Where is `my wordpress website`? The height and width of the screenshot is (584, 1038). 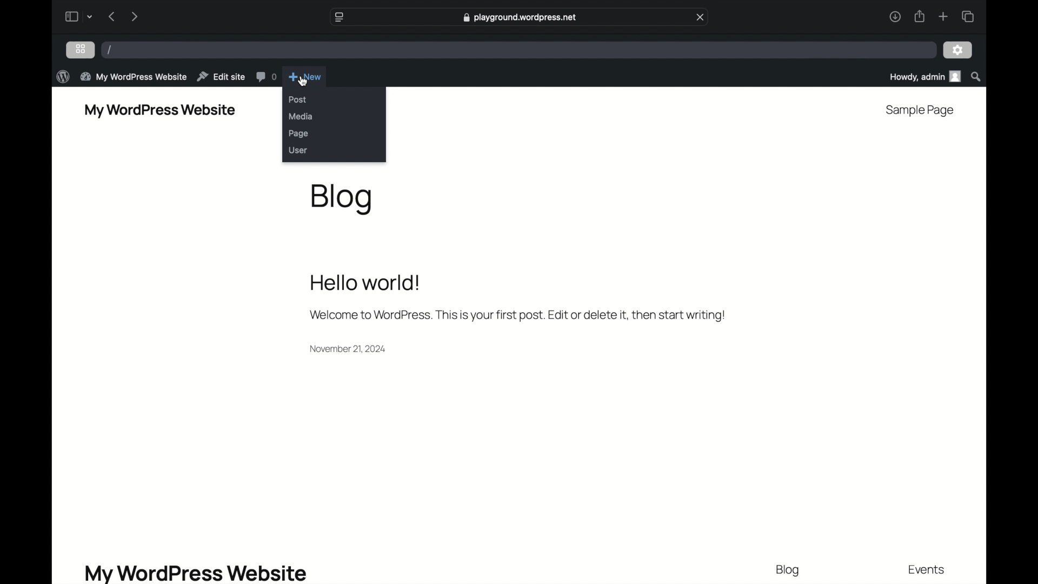 my wordpress website is located at coordinates (159, 110).